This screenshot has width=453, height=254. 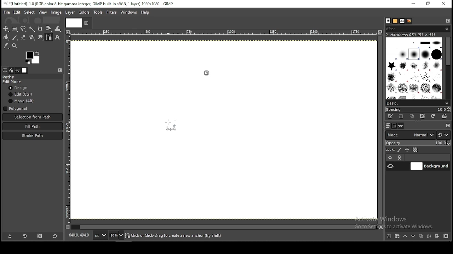 I want to click on lock alpha channel, so click(x=415, y=150).